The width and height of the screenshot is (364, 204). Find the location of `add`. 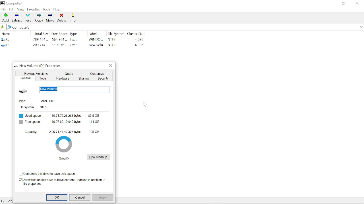

add is located at coordinates (5, 17).